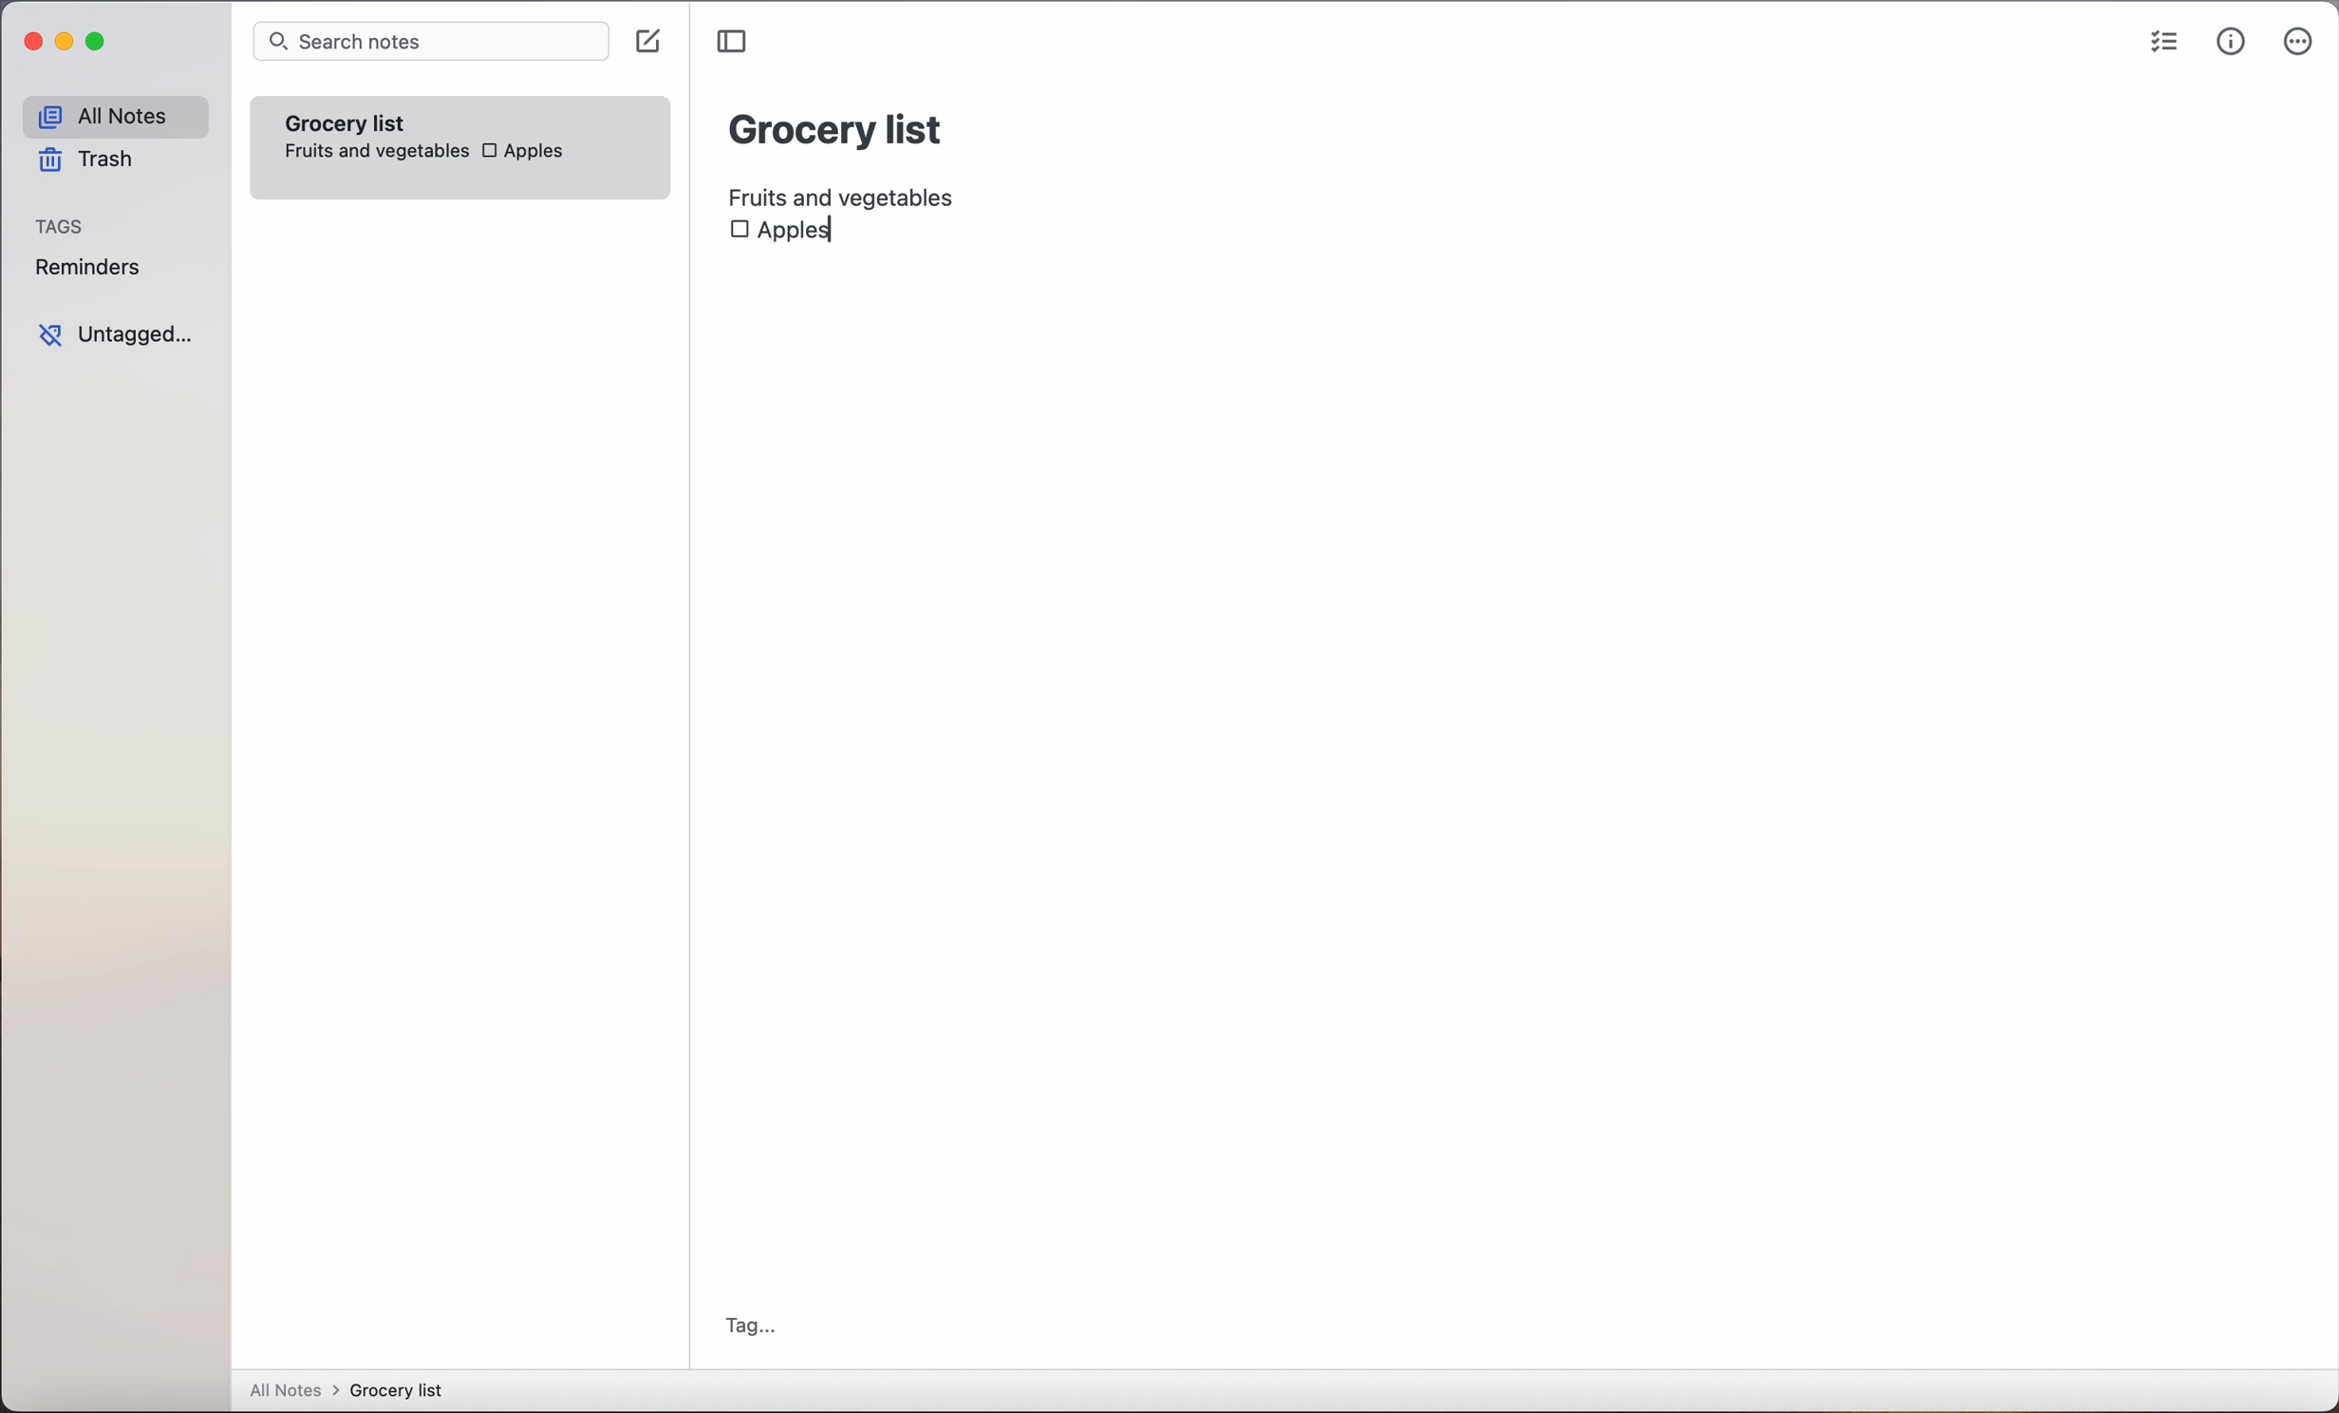 The width and height of the screenshot is (2339, 1413). I want to click on fruits and vegetables, so click(850, 193).